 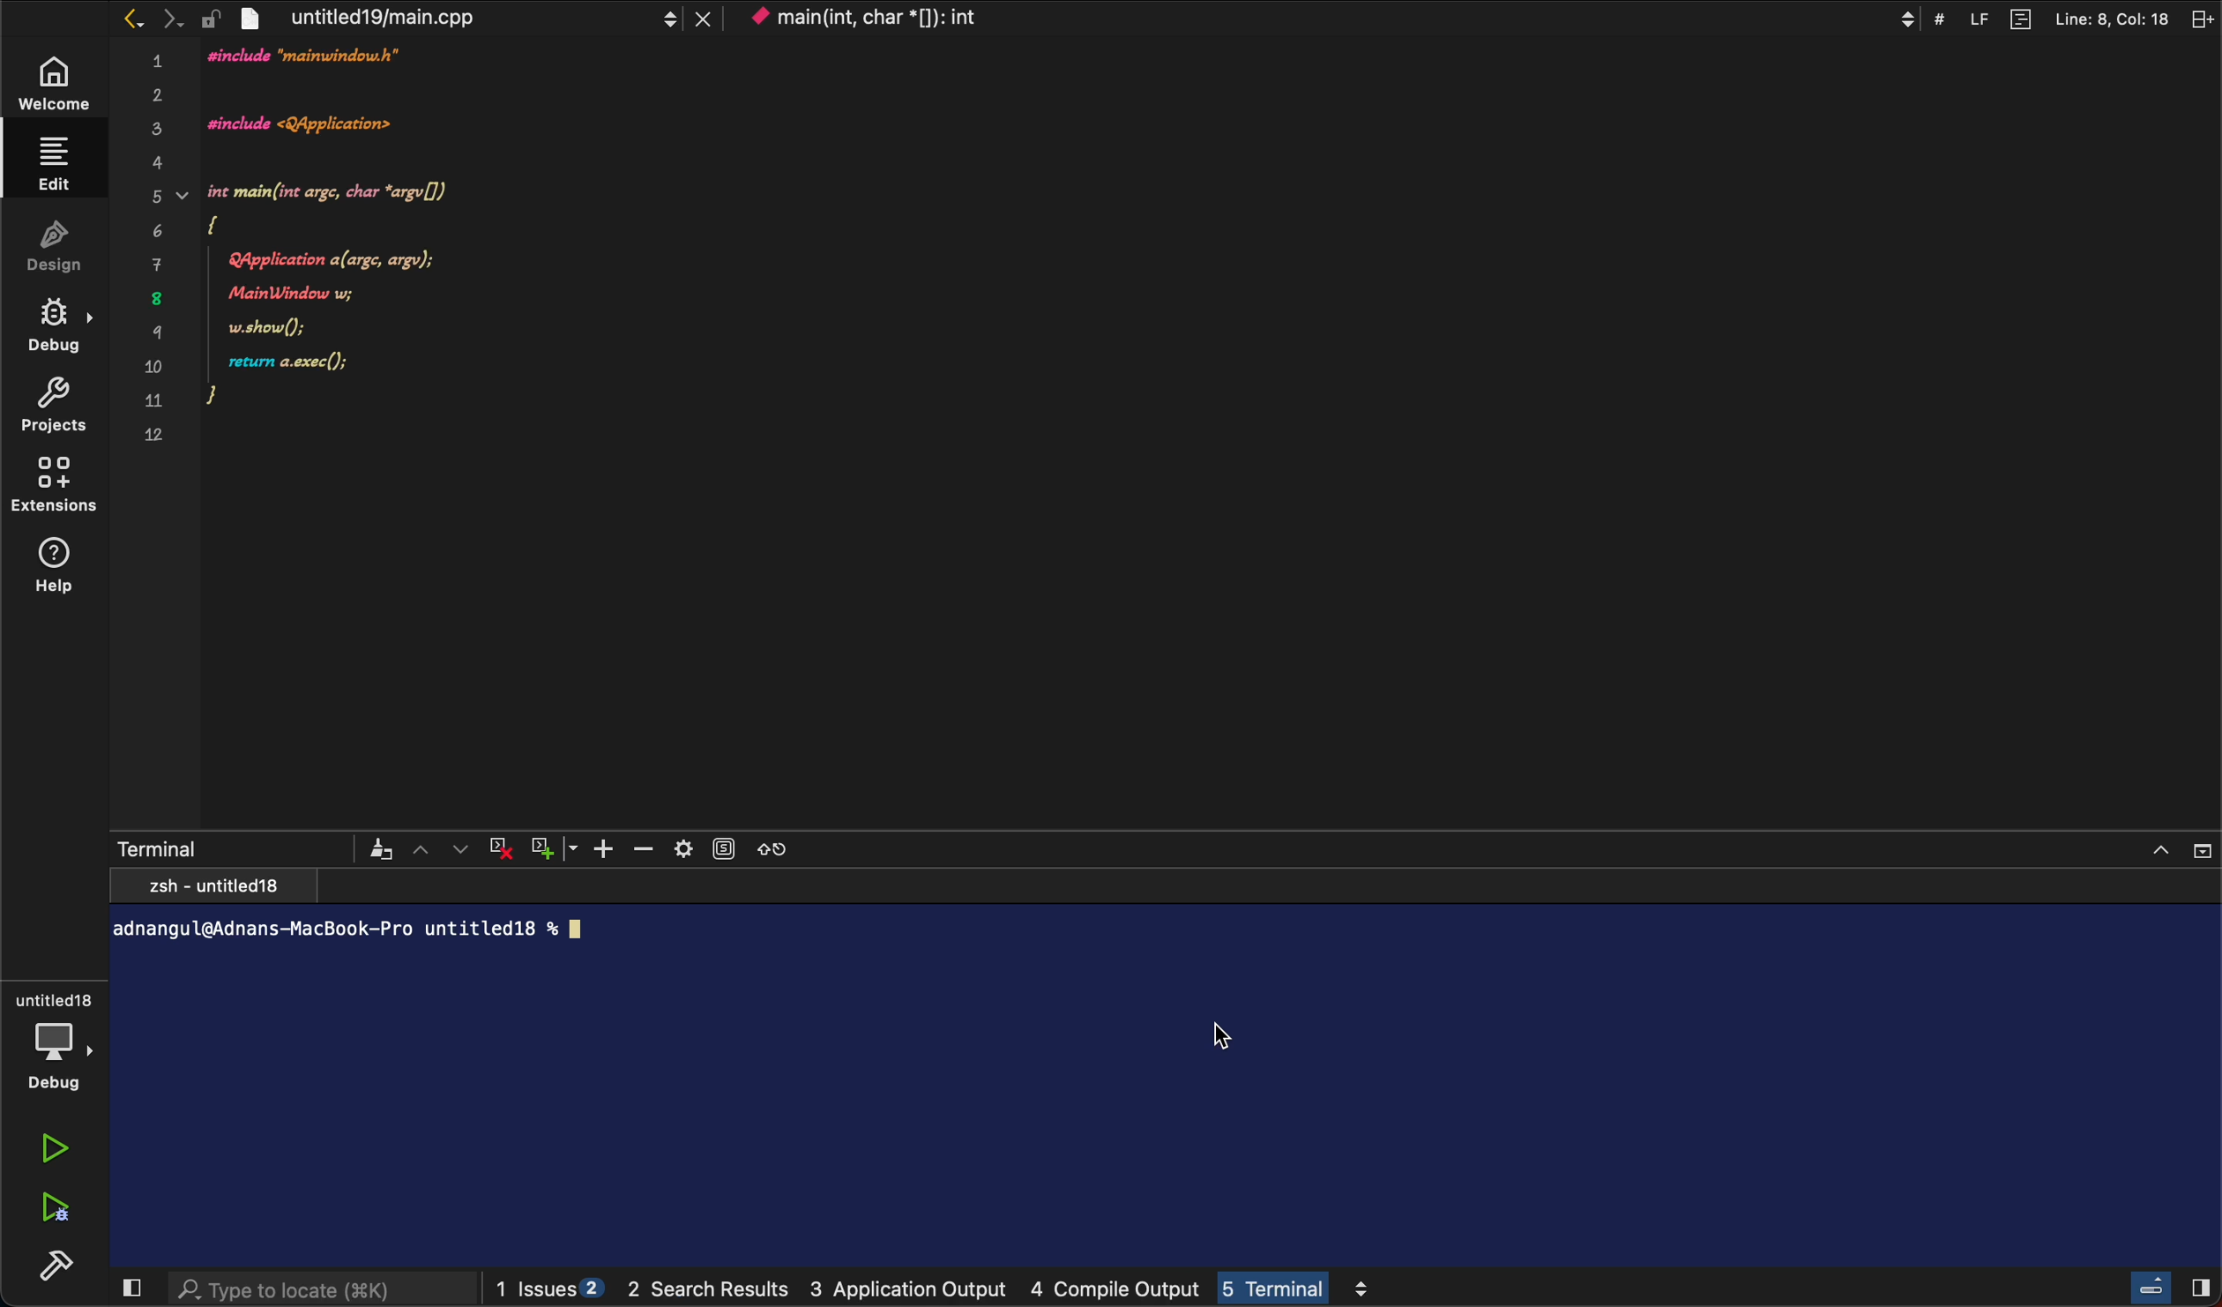 I want to click on terminal, so click(x=1163, y=1042).